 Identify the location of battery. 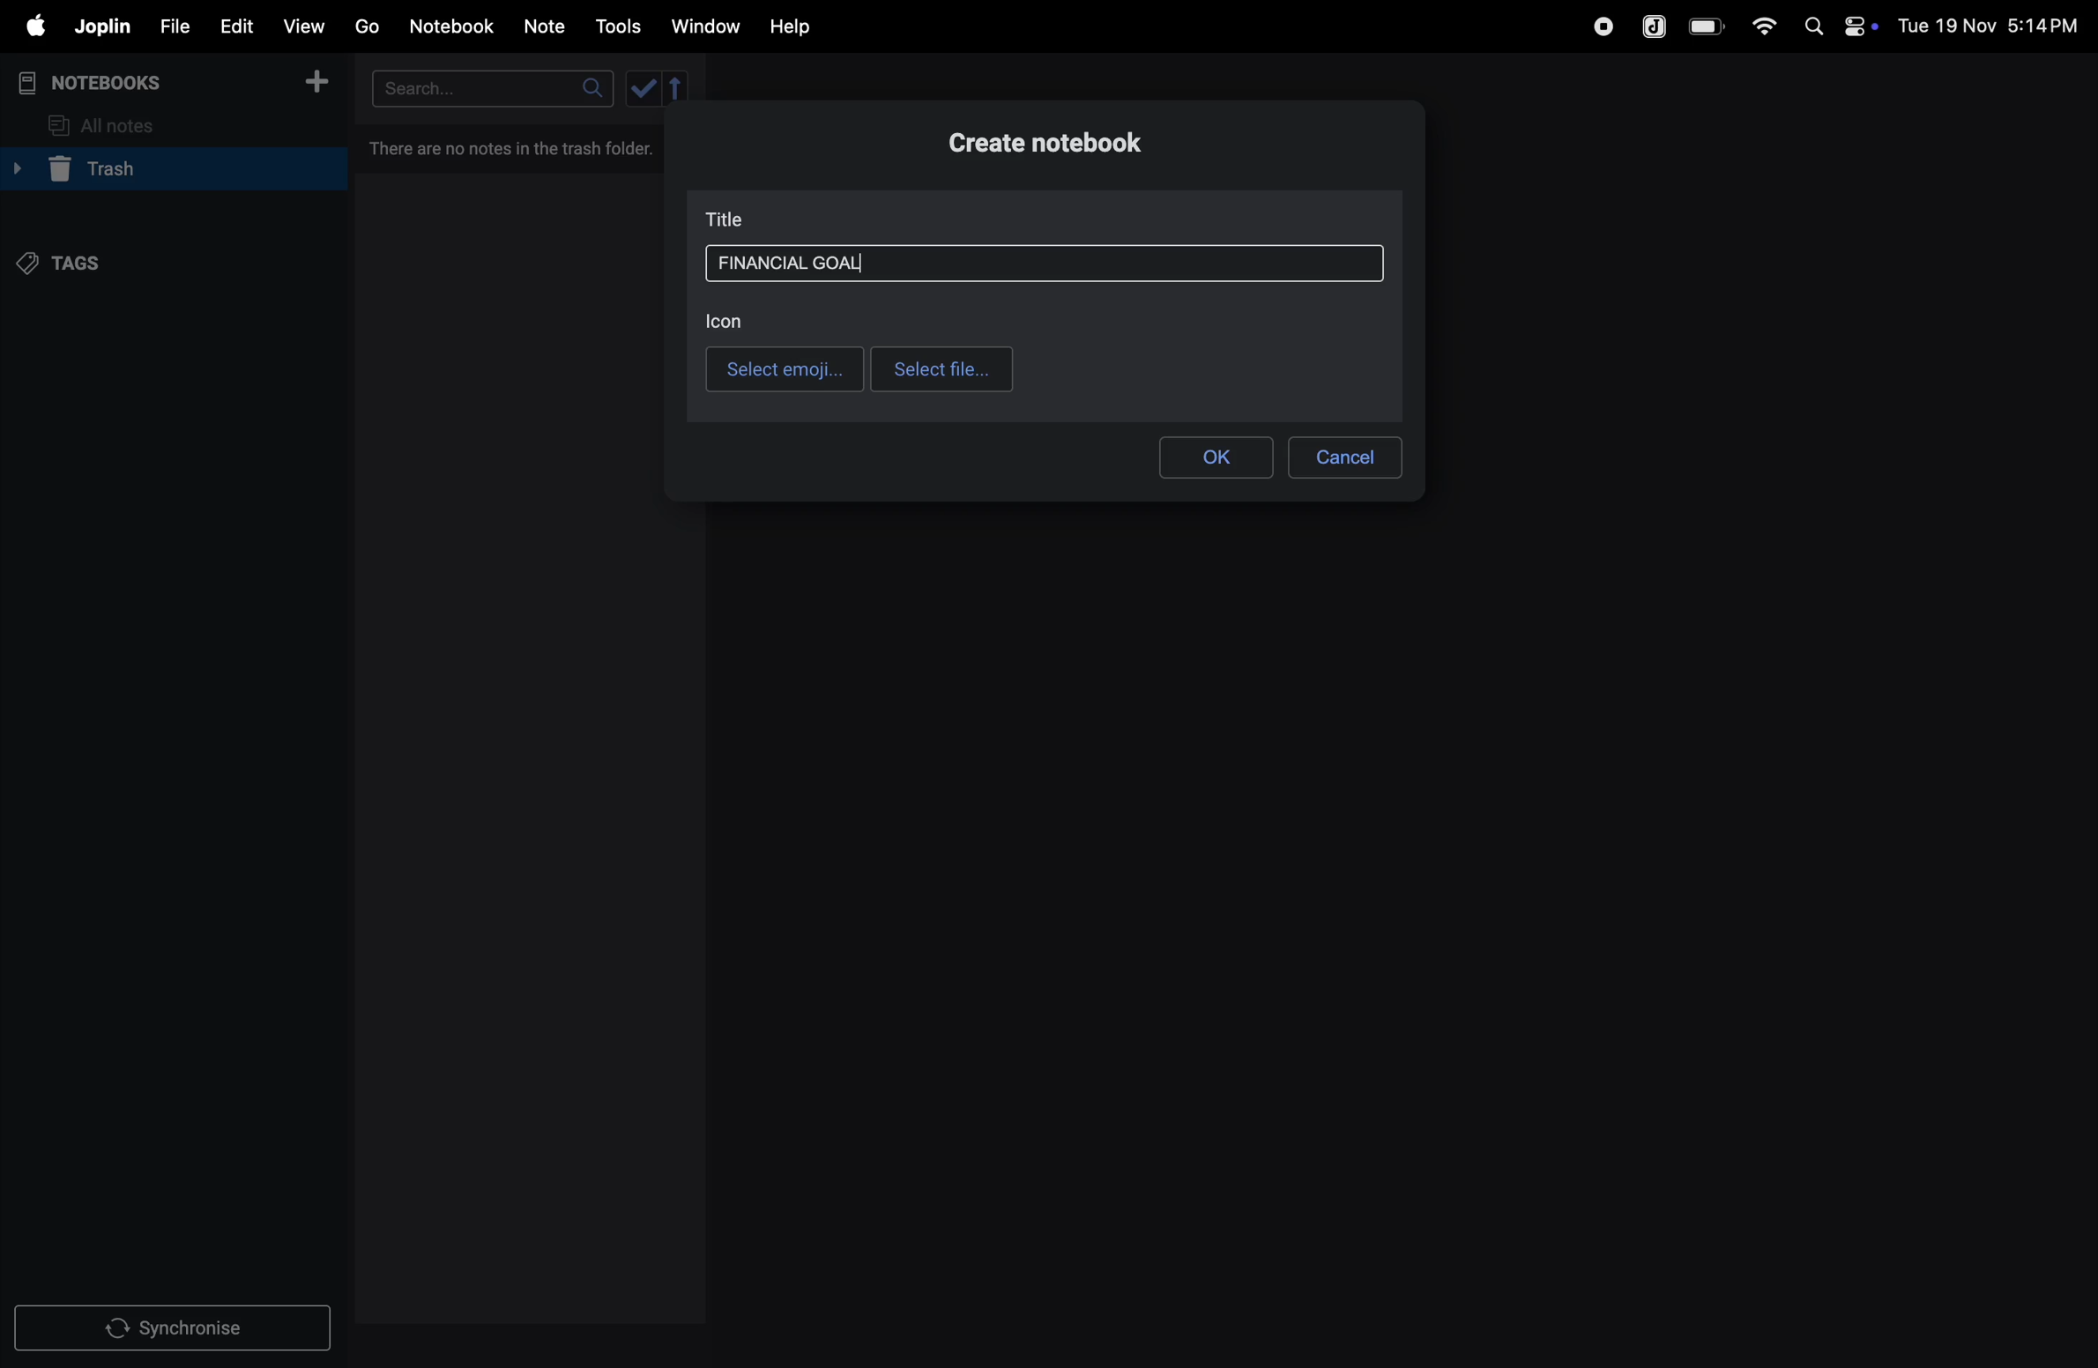
(1707, 26).